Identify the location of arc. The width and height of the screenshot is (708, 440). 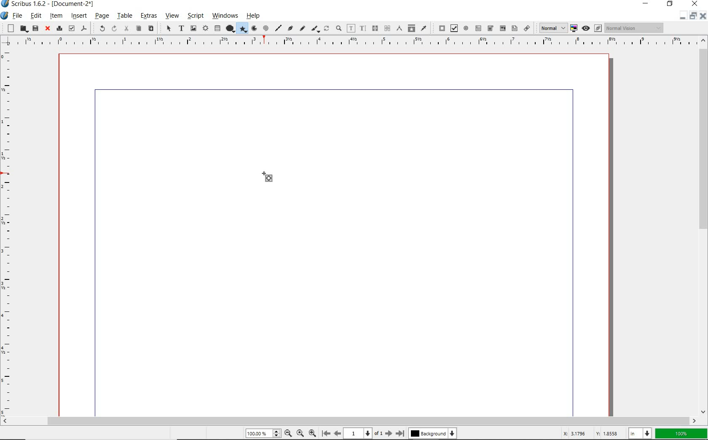
(254, 29).